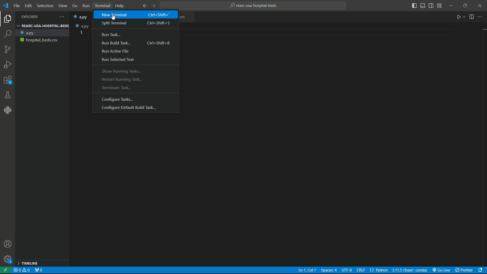 The width and height of the screenshot is (487, 274). Describe the element at coordinates (85, 5) in the screenshot. I see `run menu` at that location.